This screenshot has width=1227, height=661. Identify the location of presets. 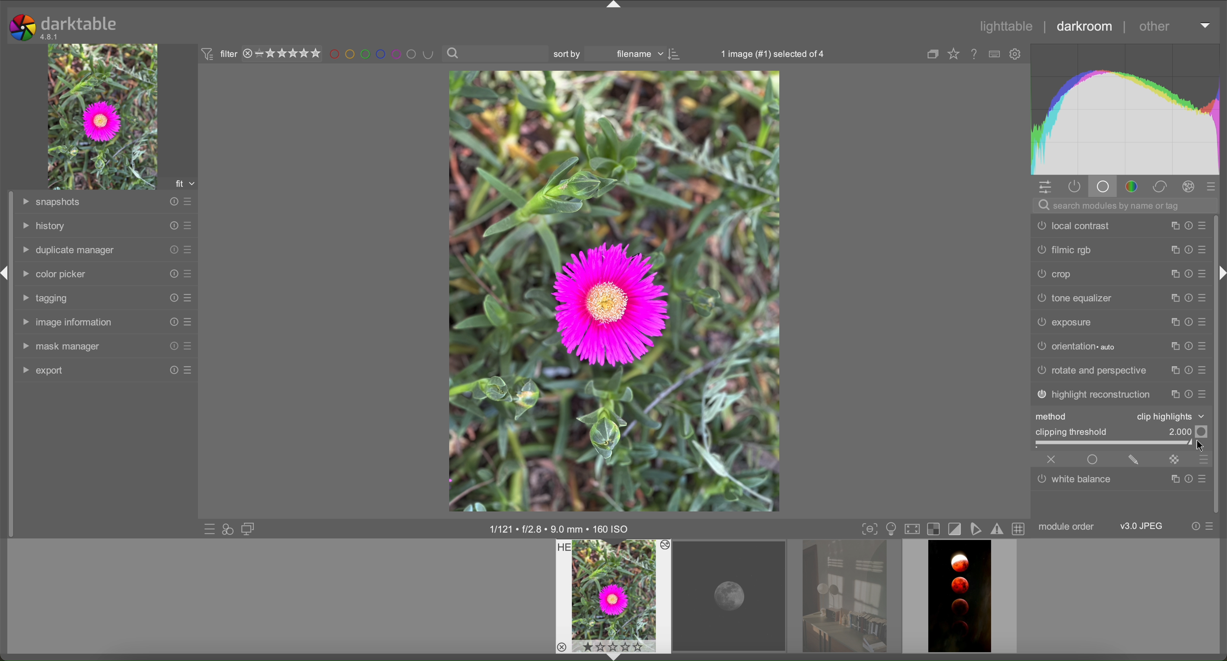
(187, 297).